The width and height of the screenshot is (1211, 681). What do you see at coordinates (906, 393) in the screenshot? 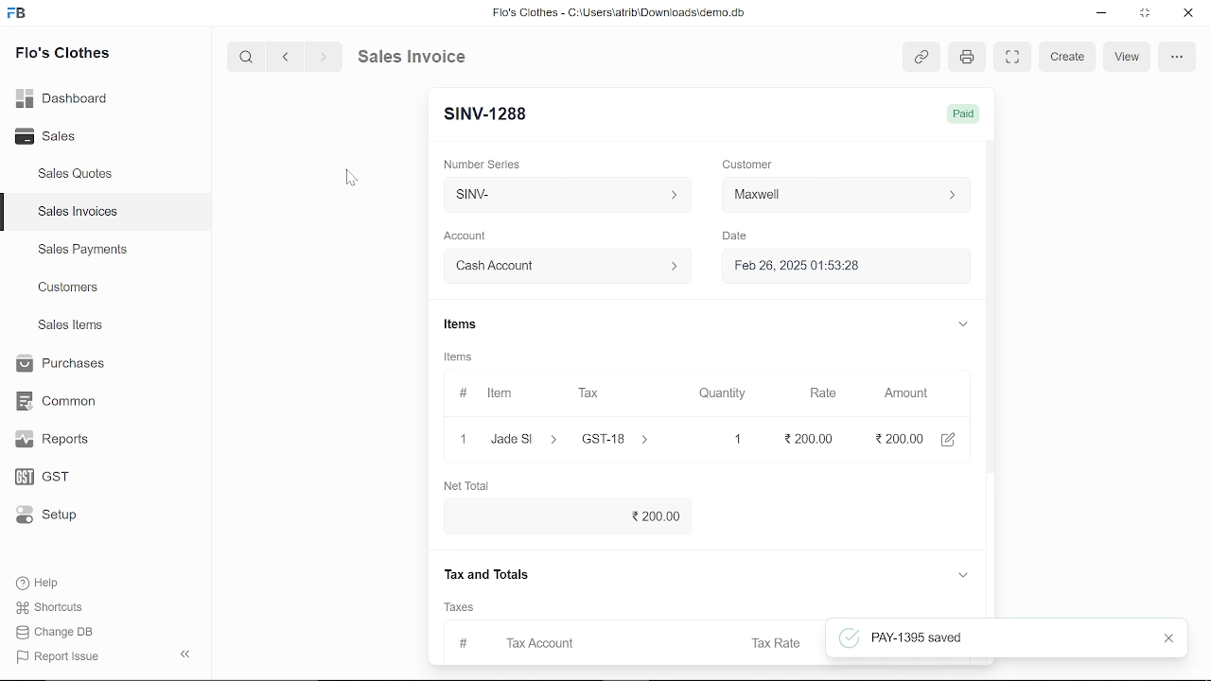
I see `Amount` at bounding box center [906, 393].